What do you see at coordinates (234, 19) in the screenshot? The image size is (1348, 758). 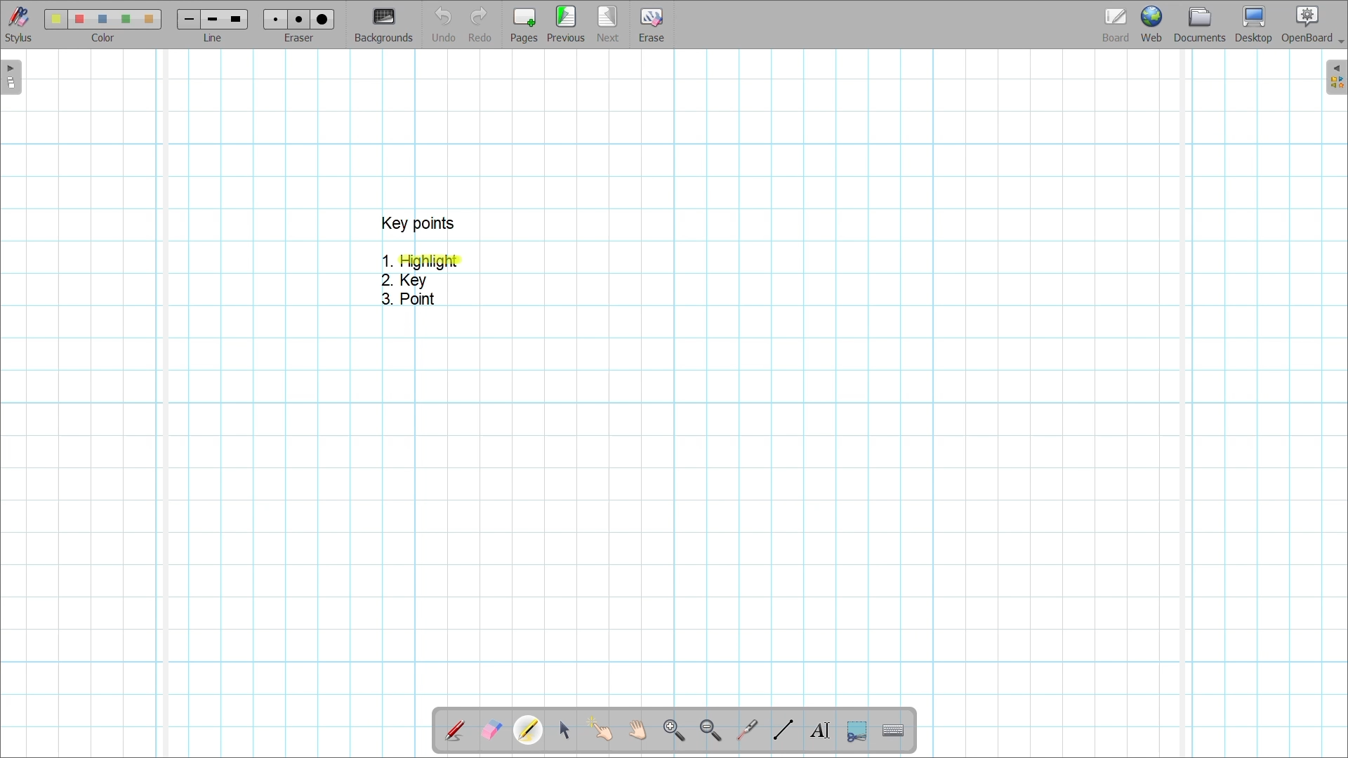 I see `line 3` at bounding box center [234, 19].